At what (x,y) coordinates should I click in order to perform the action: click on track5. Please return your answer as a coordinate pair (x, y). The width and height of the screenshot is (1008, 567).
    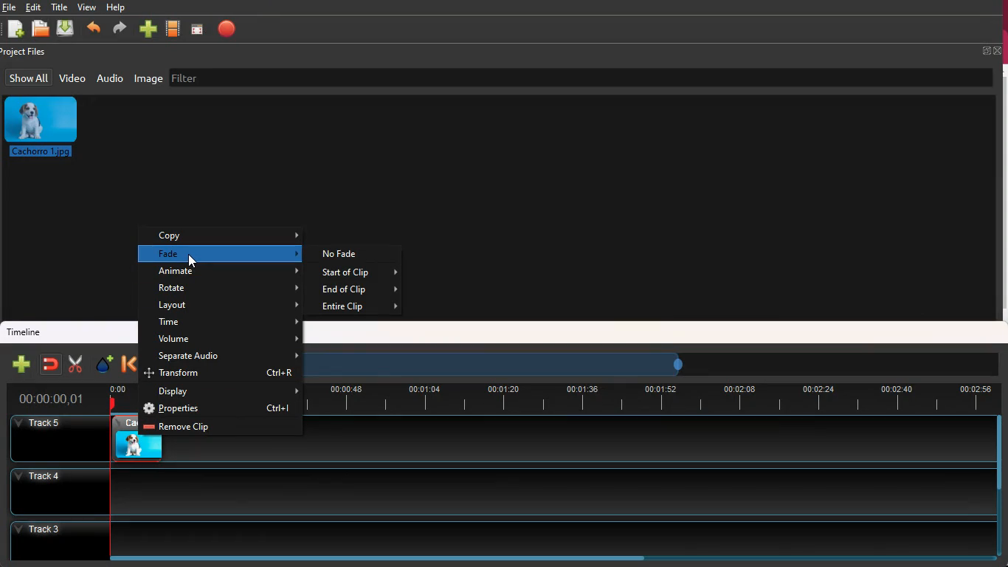
    Looking at the image, I should click on (648, 439).